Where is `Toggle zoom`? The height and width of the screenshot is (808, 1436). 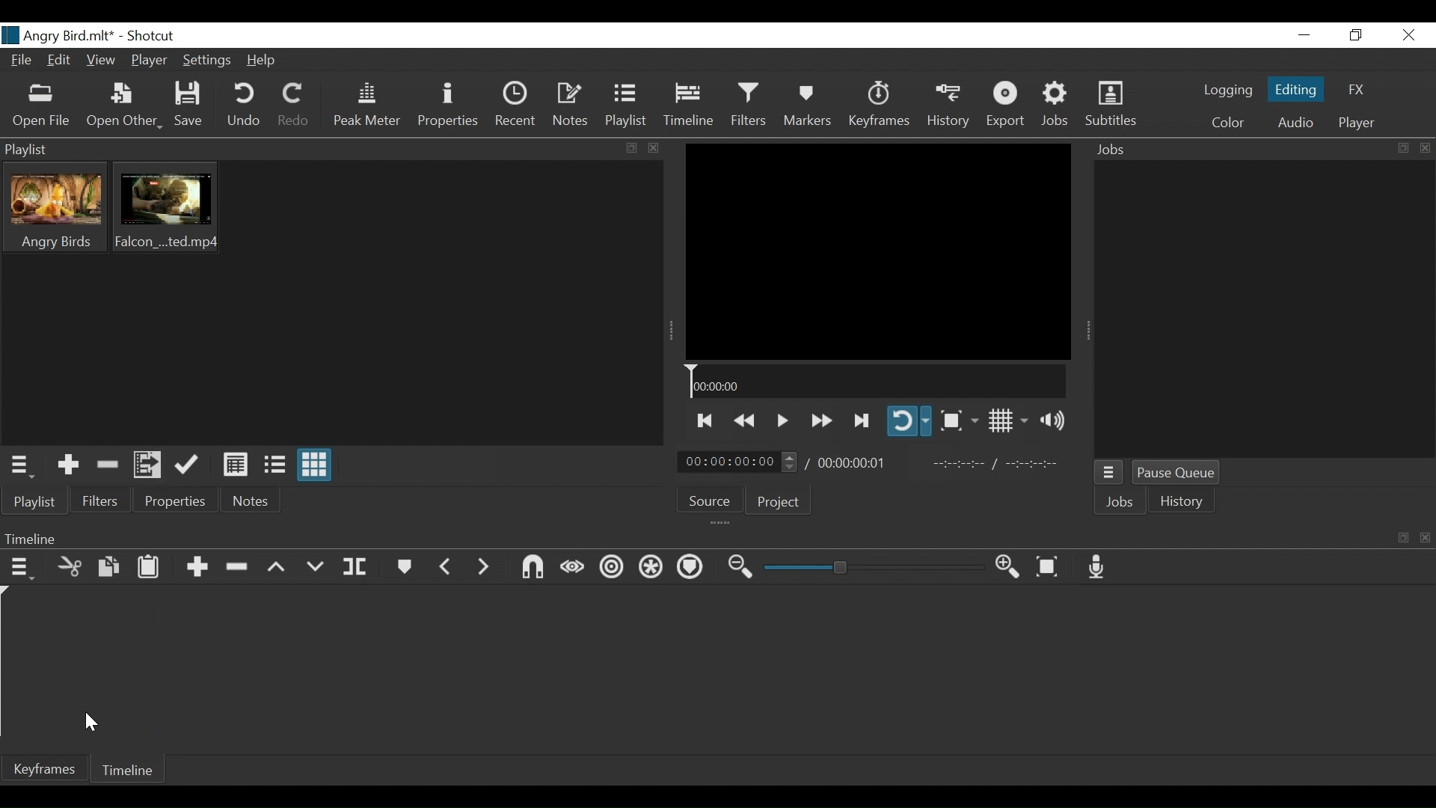 Toggle zoom is located at coordinates (960, 421).